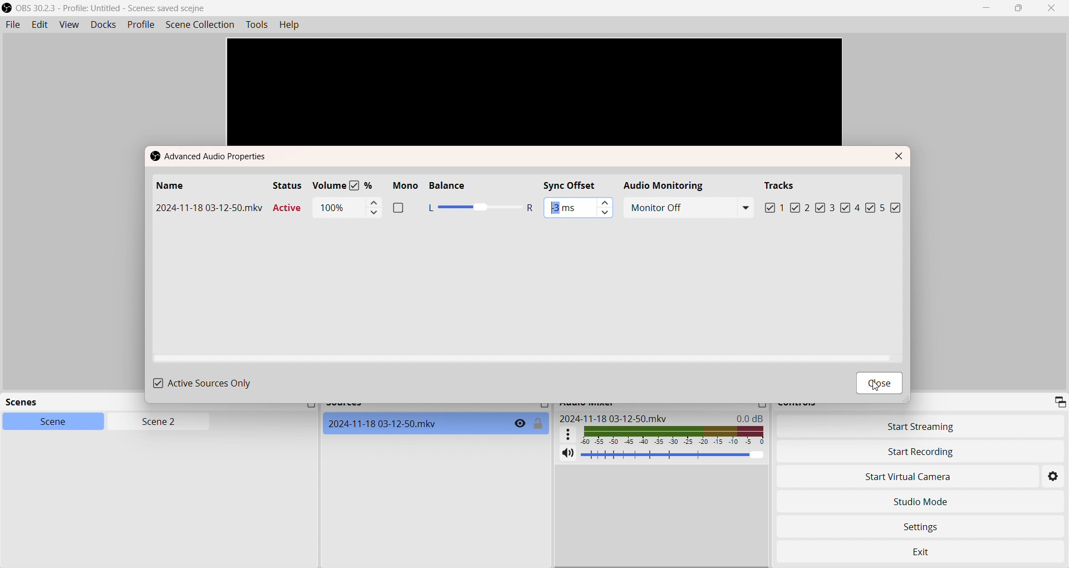 The width and height of the screenshot is (1069, 568). What do you see at coordinates (154, 422) in the screenshot?
I see `Scene 2` at bounding box center [154, 422].